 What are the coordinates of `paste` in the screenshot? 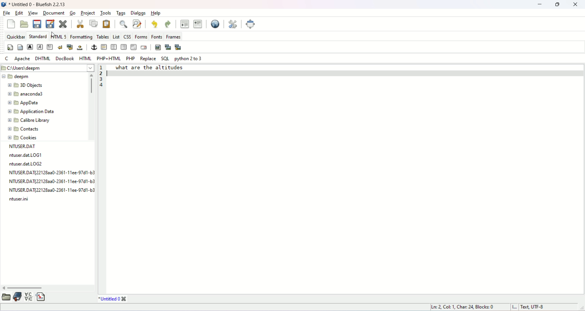 It's located at (105, 23).